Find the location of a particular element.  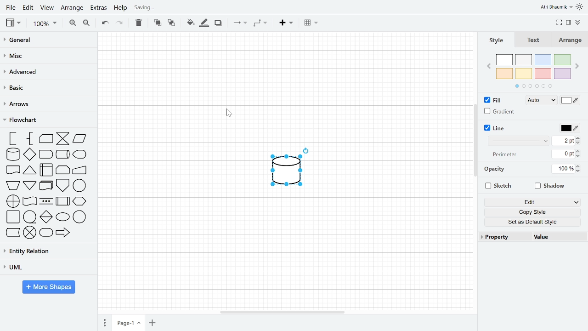

View is located at coordinates (47, 9).